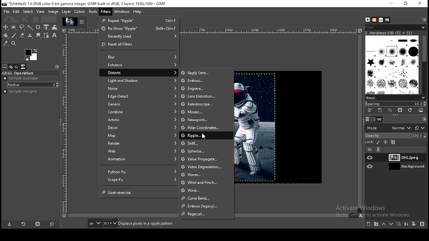 This screenshot has height=241, width=429. What do you see at coordinates (389, 128) in the screenshot?
I see `layer mode` at bounding box center [389, 128].